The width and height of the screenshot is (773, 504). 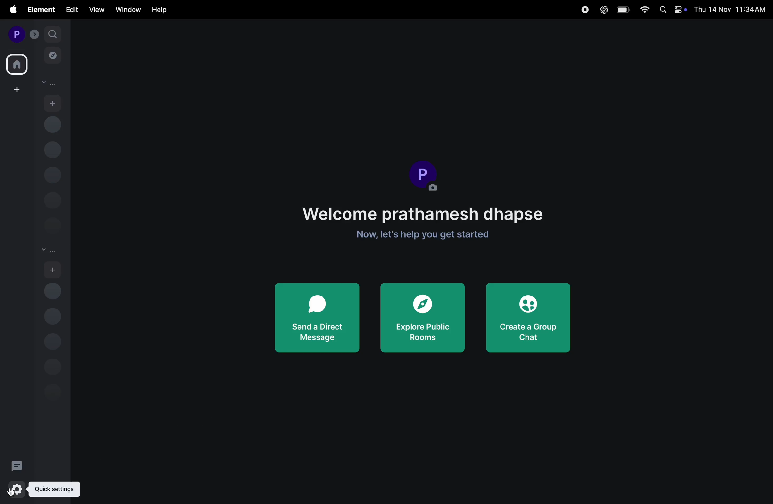 What do you see at coordinates (96, 9) in the screenshot?
I see `view` at bounding box center [96, 9].